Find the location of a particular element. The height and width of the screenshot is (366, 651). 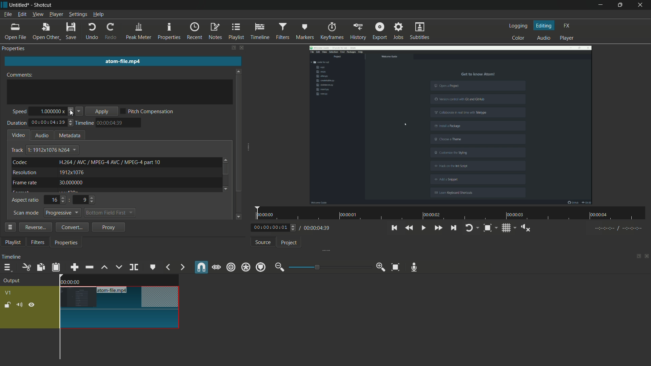

filters is located at coordinates (38, 242).